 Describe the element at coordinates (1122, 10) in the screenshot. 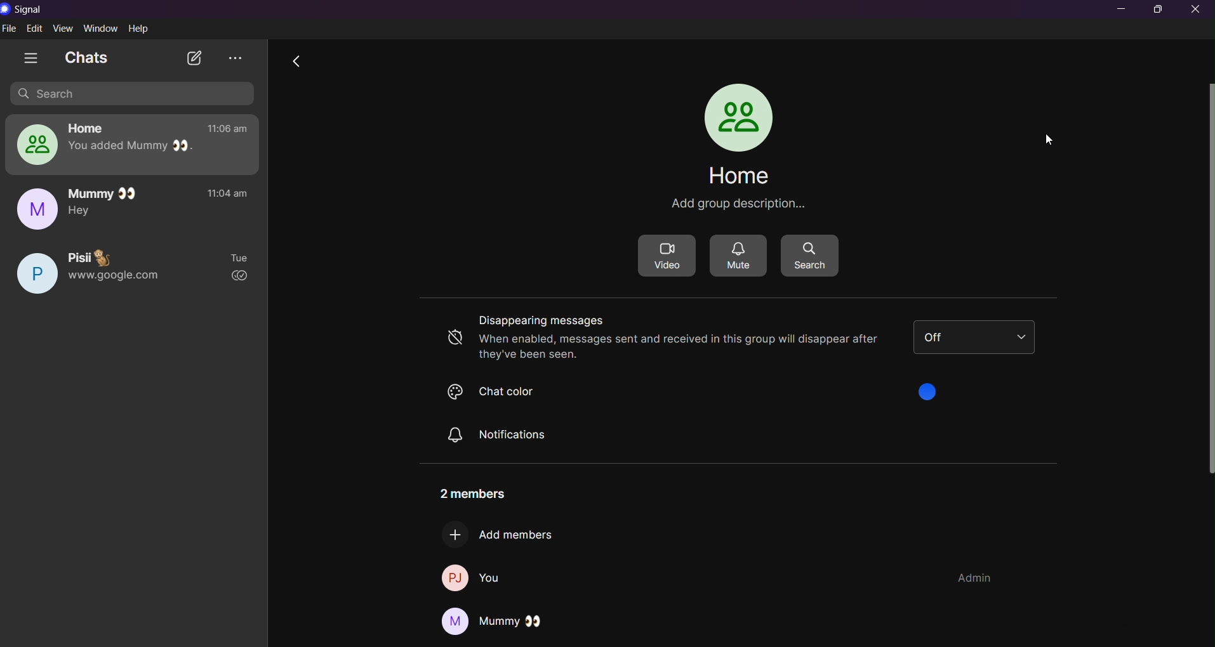

I see `minimize` at that location.